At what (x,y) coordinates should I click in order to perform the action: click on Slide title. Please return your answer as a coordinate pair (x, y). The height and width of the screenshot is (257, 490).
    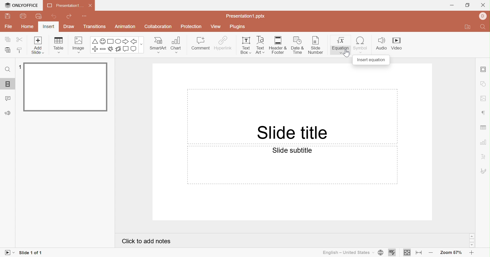
    Looking at the image, I should click on (292, 132).